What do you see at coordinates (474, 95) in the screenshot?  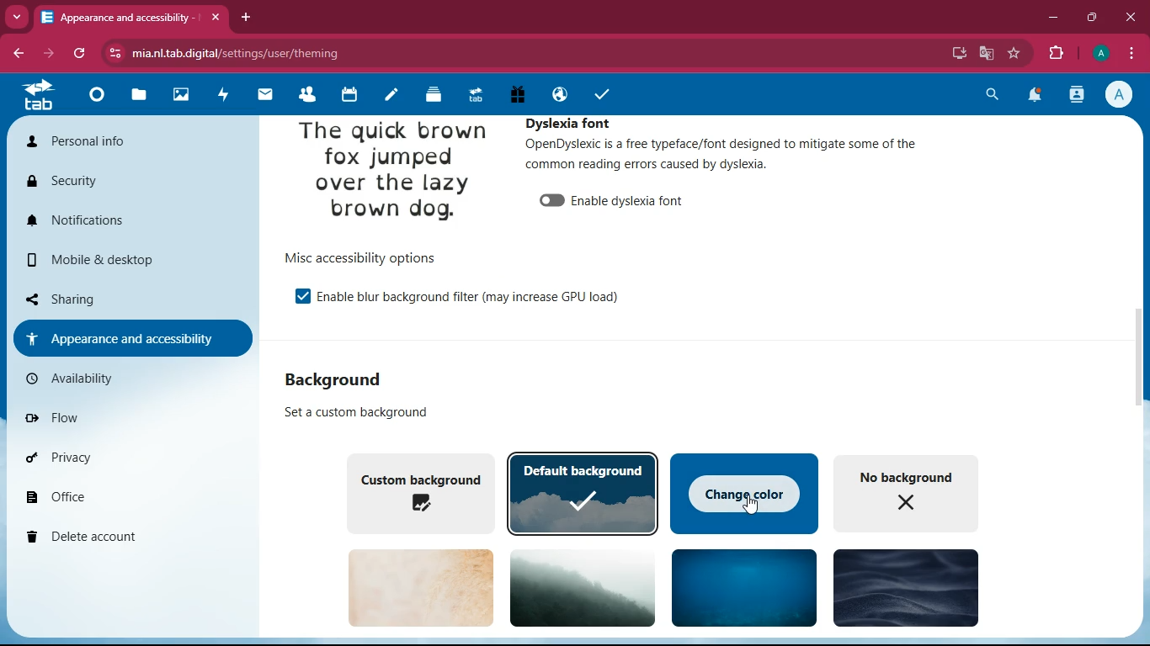 I see `tab` at bounding box center [474, 95].